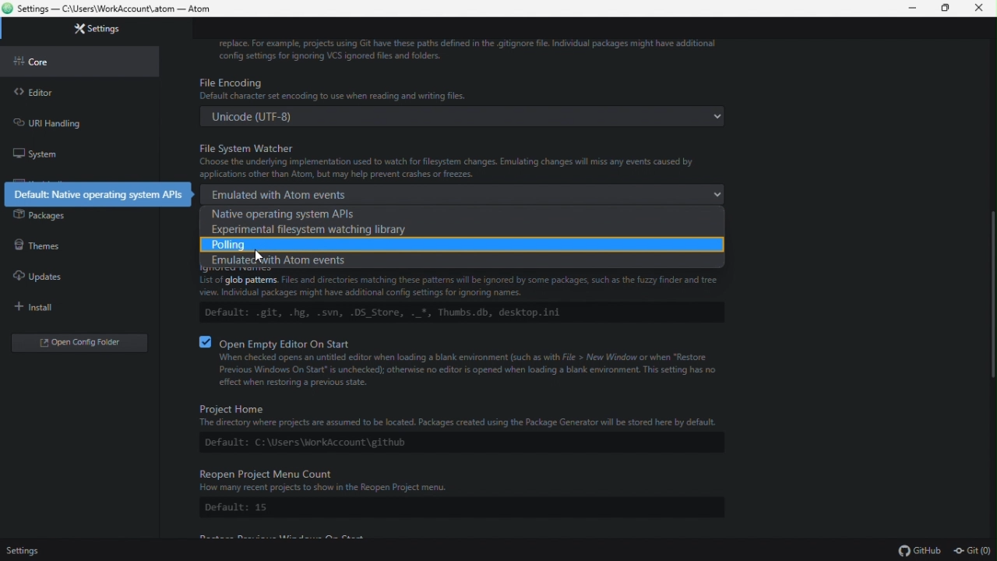 The image size is (997, 561). Describe the element at coordinates (922, 552) in the screenshot. I see `github` at that location.